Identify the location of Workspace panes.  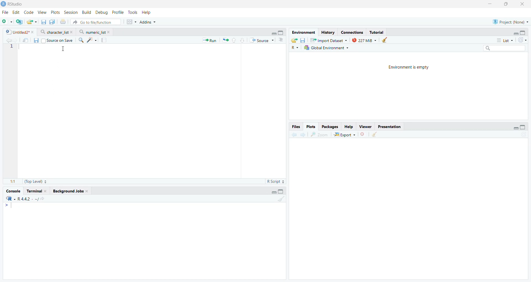
(131, 22).